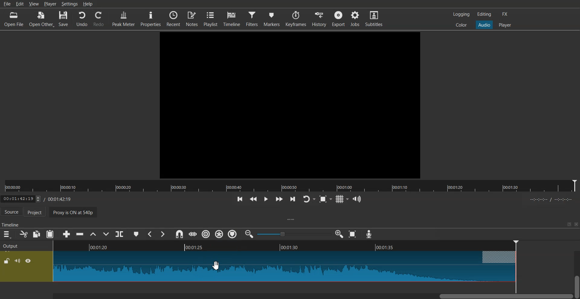 This screenshot has height=299, width=580. What do you see at coordinates (340, 234) in the screenshot?
I see `Zoom timeline in` at bounding box center [340, 234].